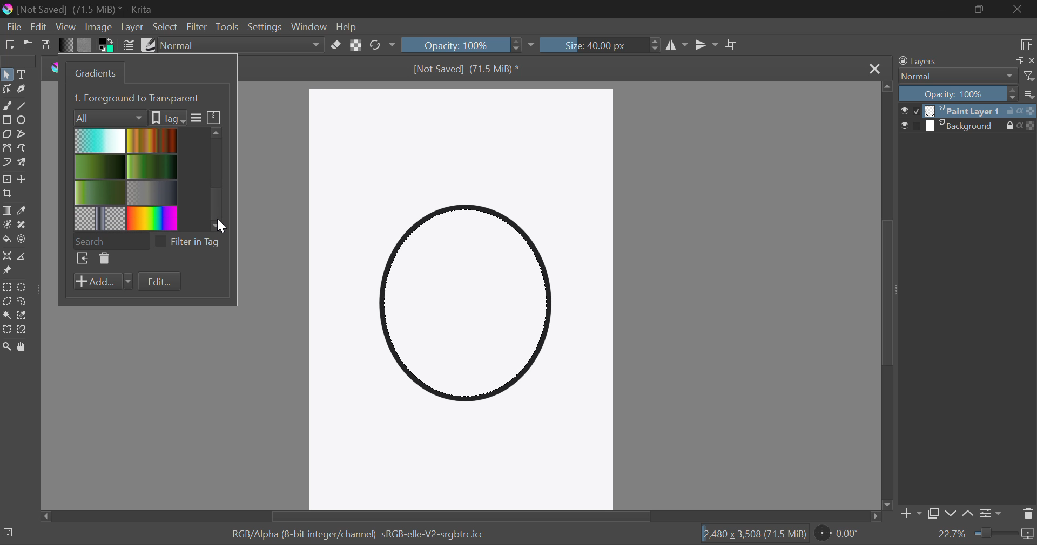 The height and width of the screenshot is (545, 1037). I want to click on Edit Shapes, so click(6, 90).